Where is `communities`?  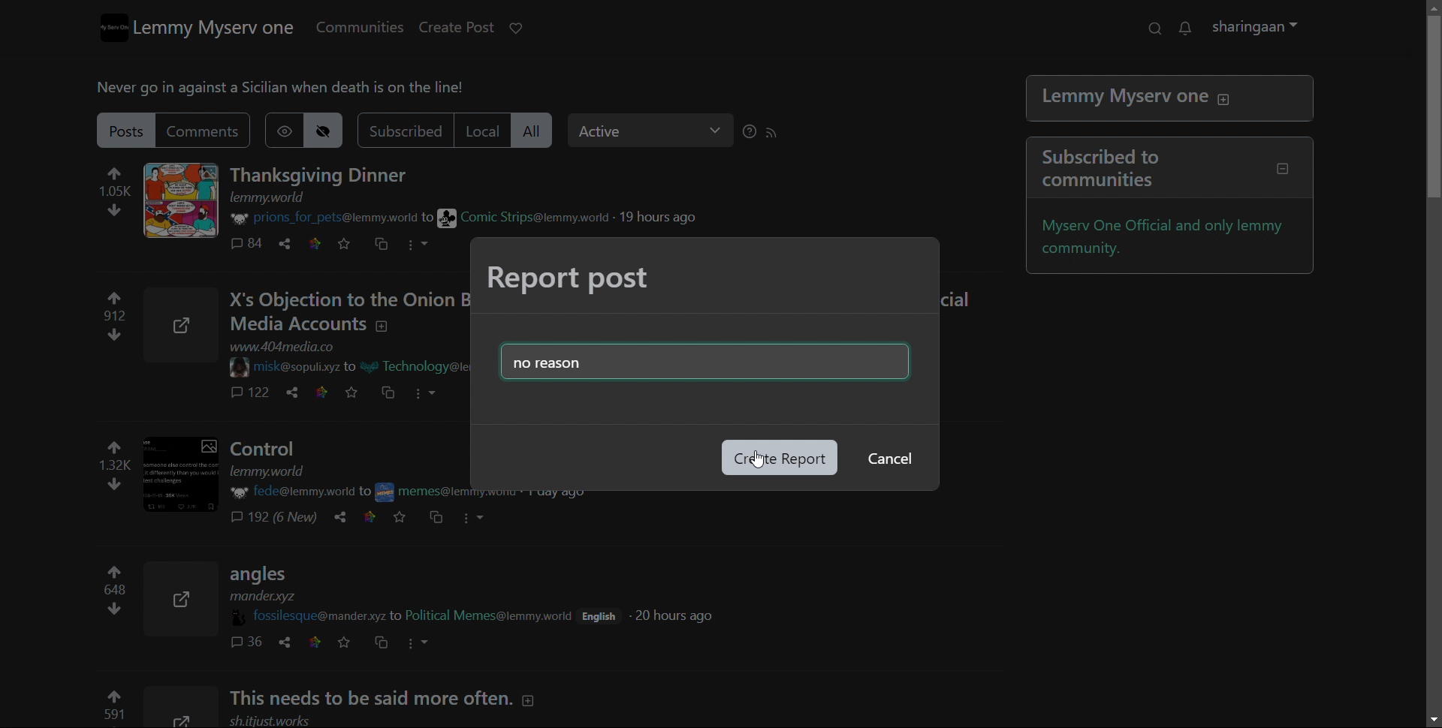
communities is located at coordinates (367, 27).